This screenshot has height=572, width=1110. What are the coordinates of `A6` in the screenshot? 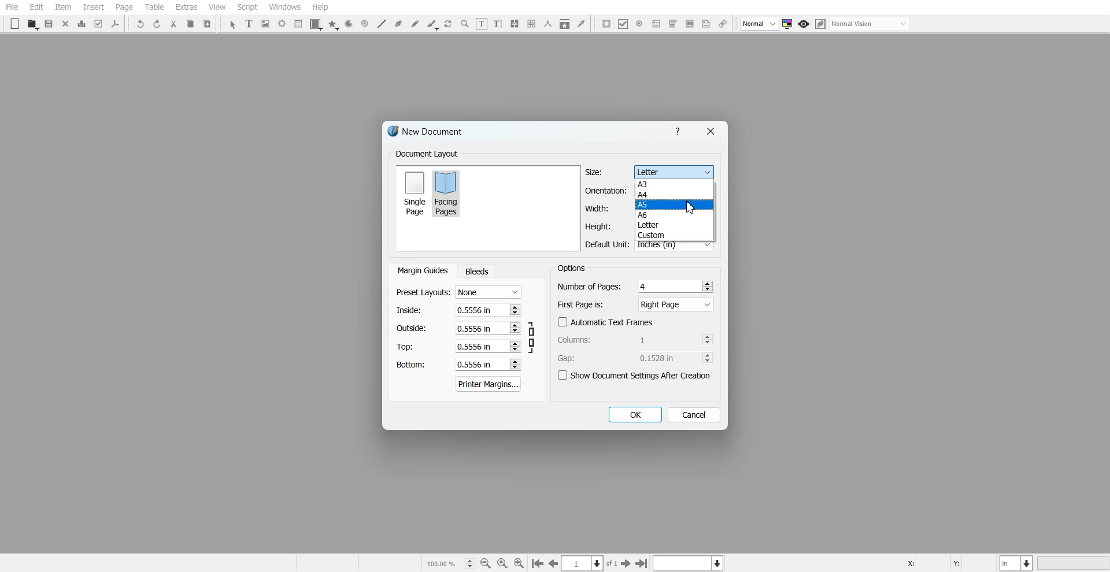 It's located at (675, 215).